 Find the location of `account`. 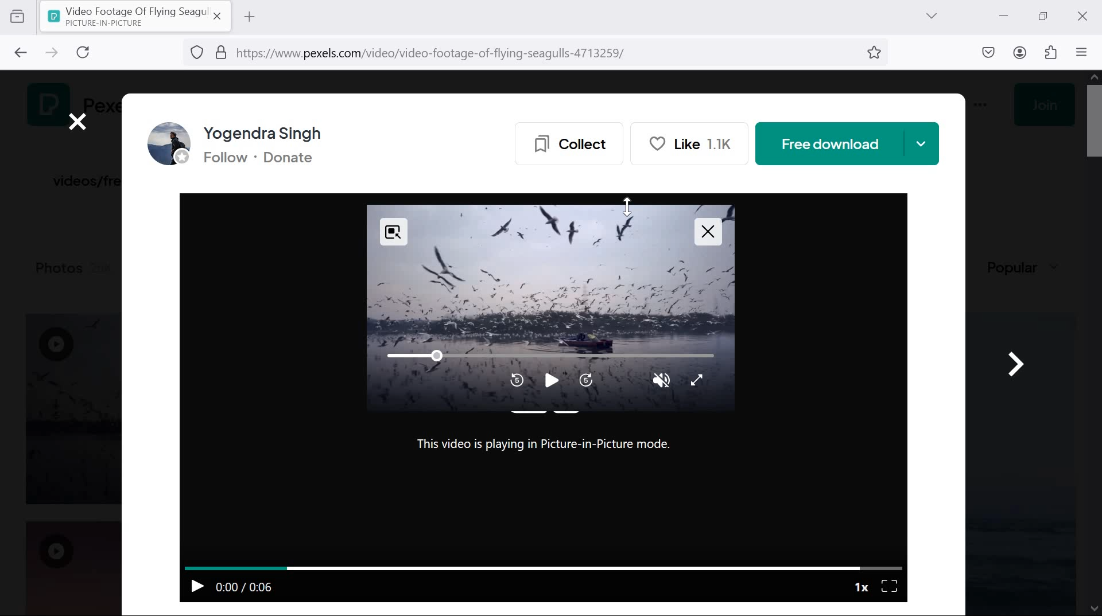

account is located at coordinates (1023, 53).